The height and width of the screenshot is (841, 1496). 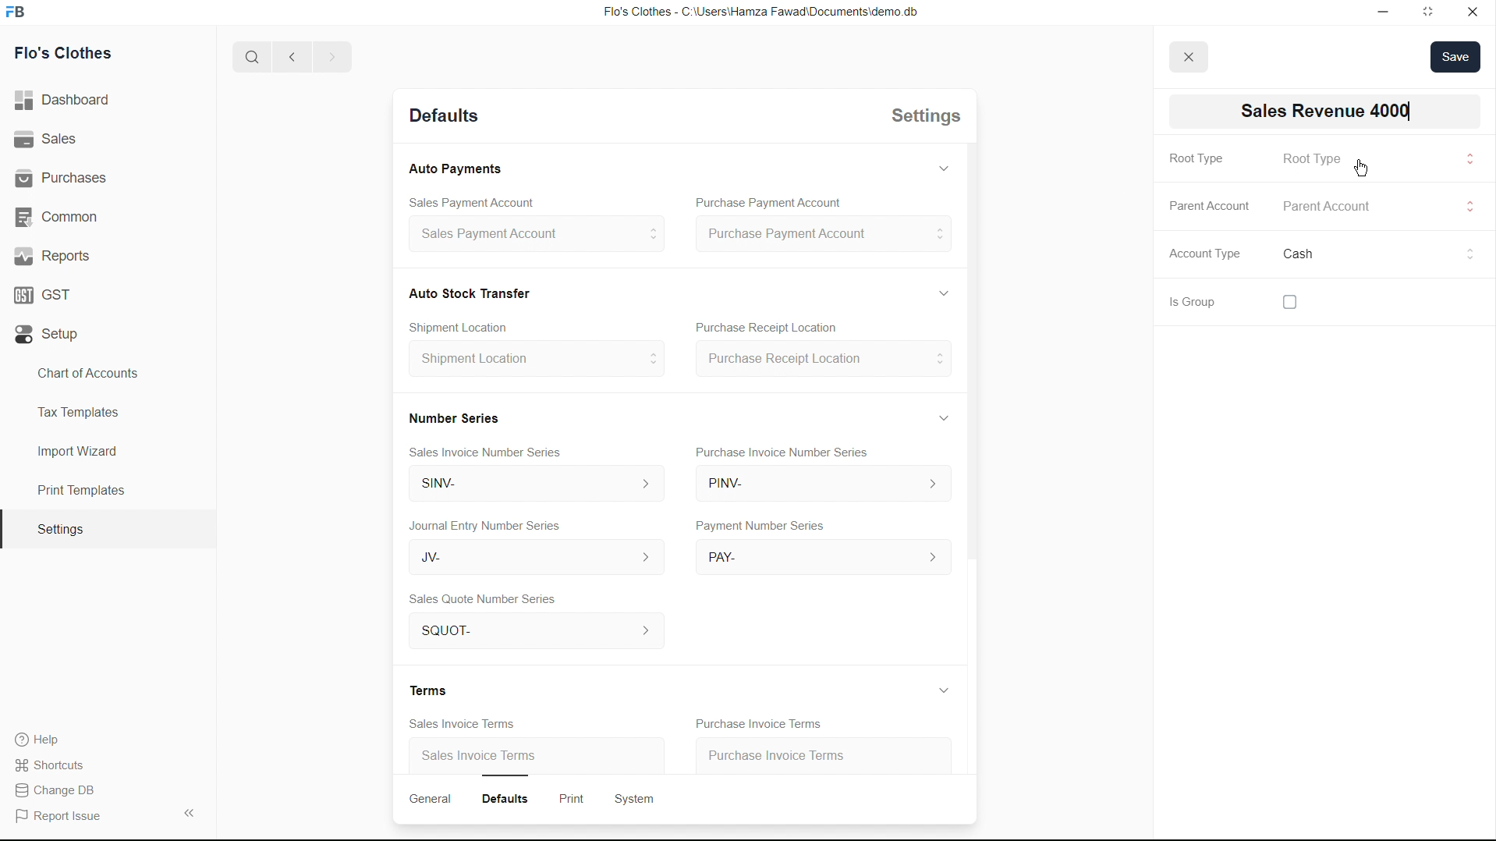 I want to click on Settings, so click(x=921, y=119).